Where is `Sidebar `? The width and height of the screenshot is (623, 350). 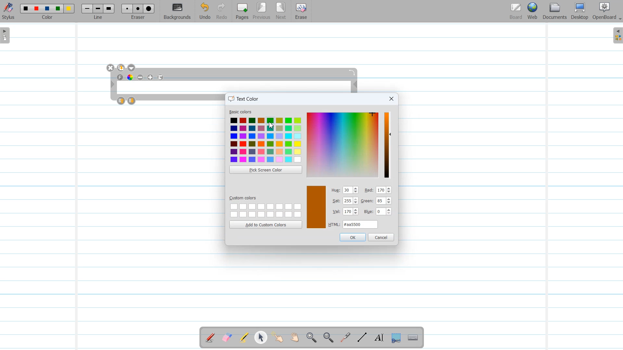
Sidebar  is located at coordinates (617, 35).